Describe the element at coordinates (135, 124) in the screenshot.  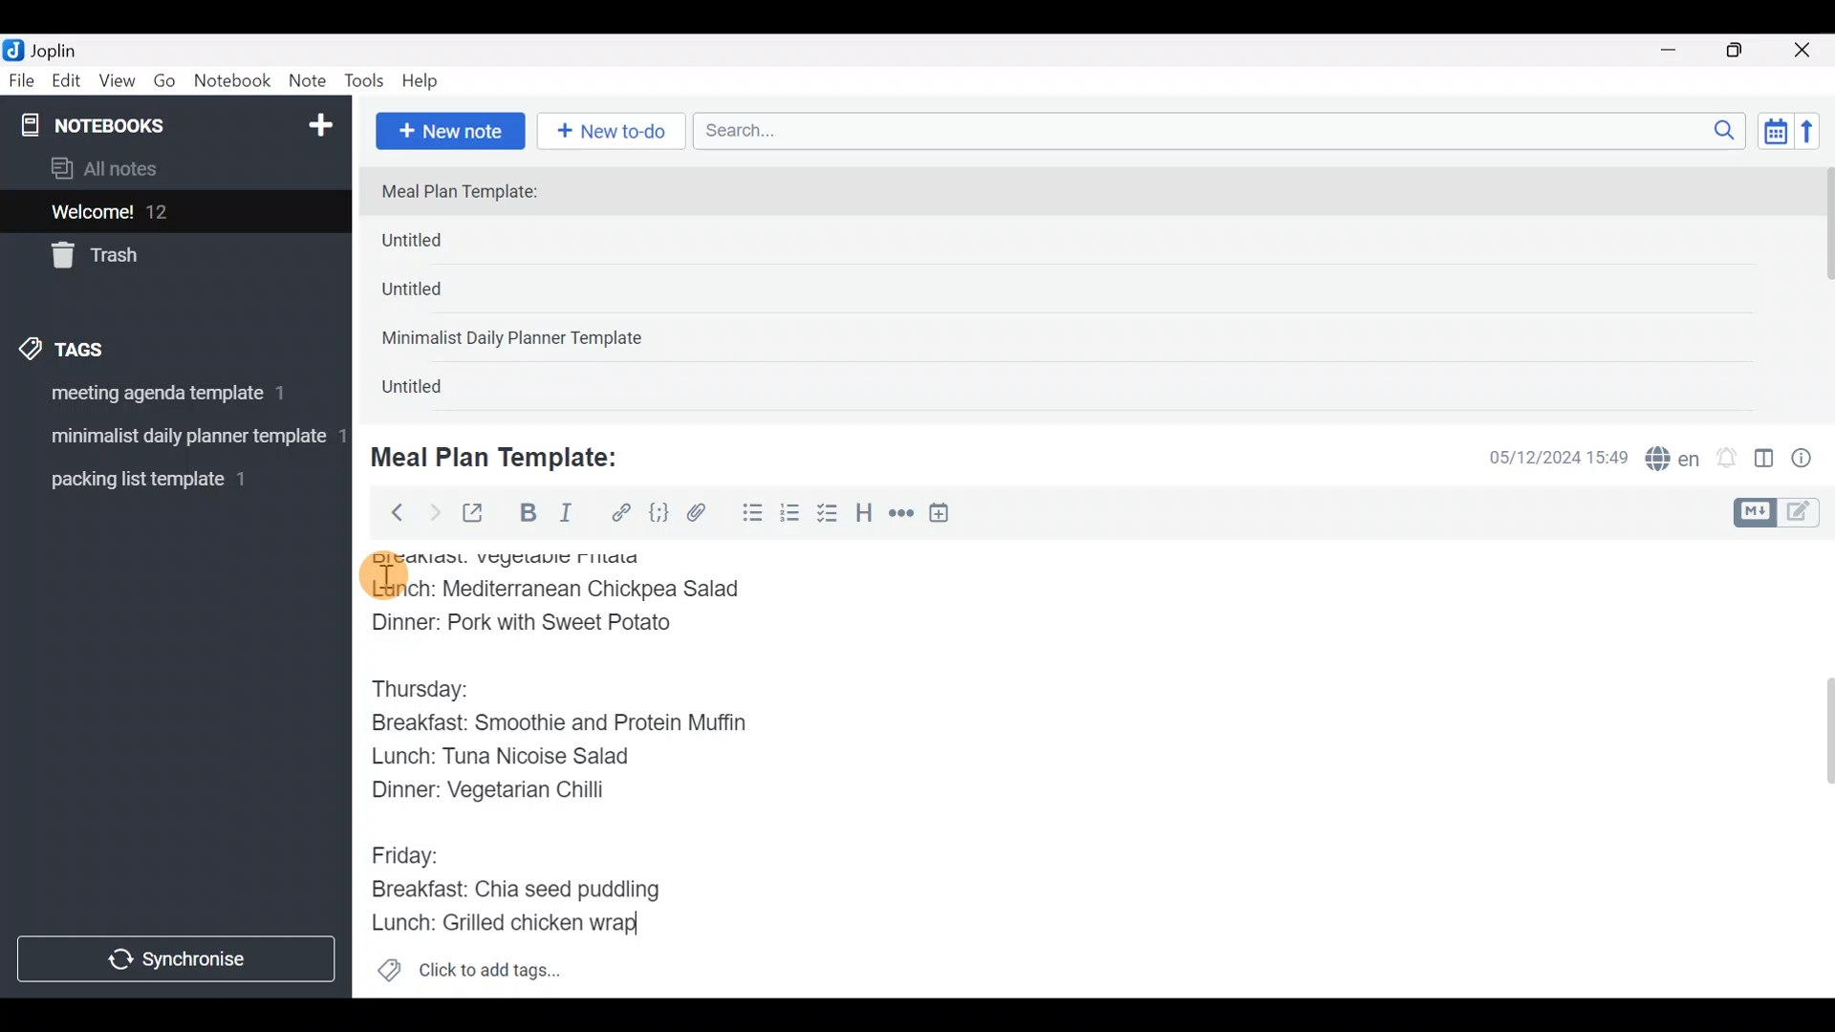
I see `Notebooks` at that location.